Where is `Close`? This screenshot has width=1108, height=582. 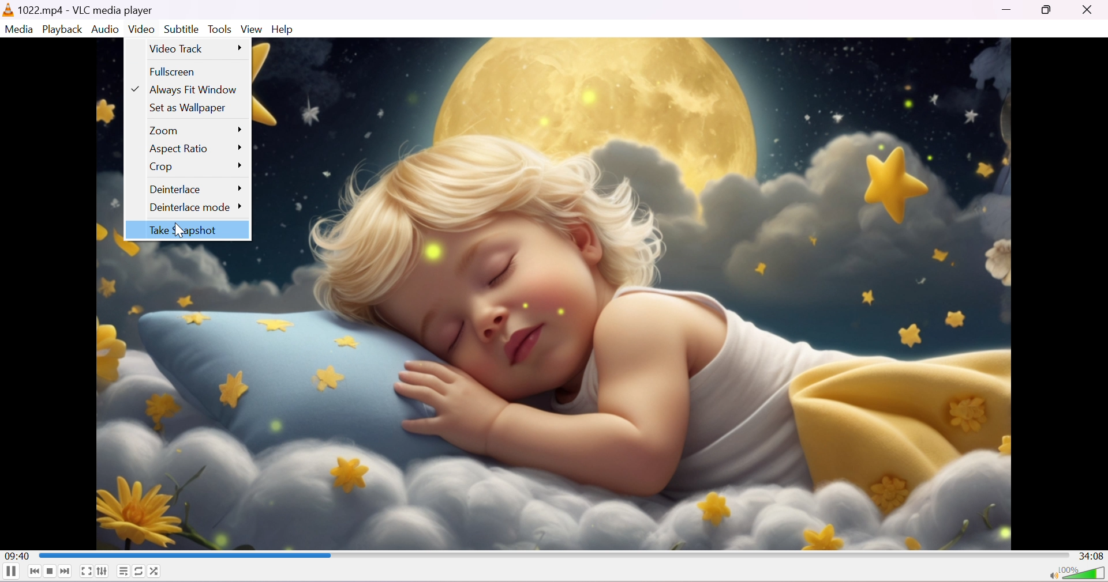
Close is located at coordinates (1091, 10).